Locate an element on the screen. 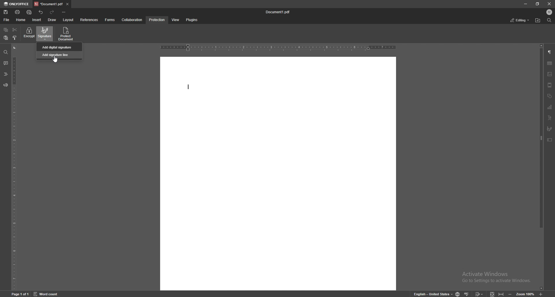 This screenshot has height=297, width=555. copy is located at coordinates (6, 30).